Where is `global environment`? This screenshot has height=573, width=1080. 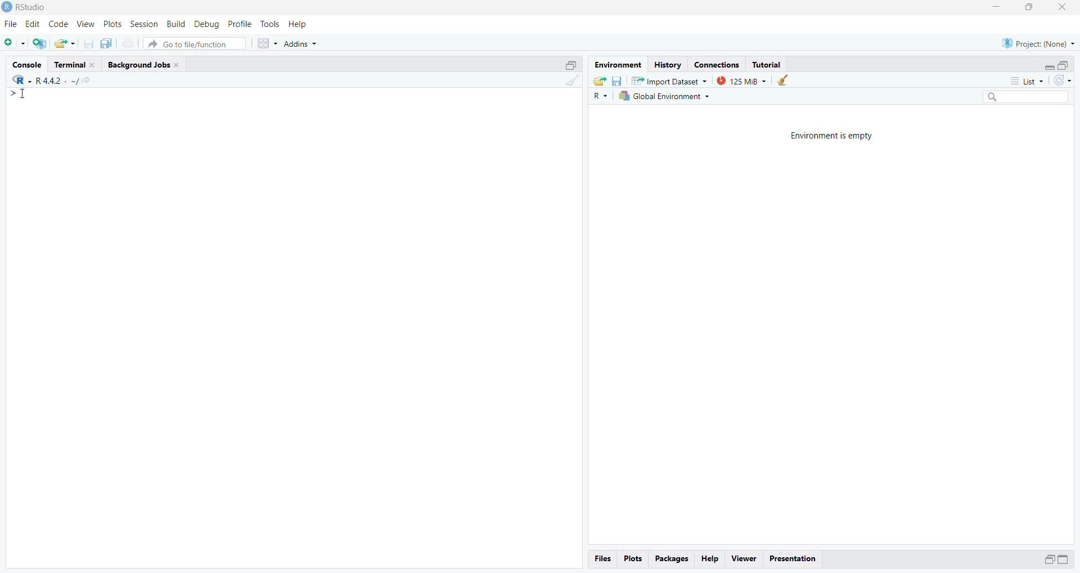 global environment is located at coordinates (662, 96).